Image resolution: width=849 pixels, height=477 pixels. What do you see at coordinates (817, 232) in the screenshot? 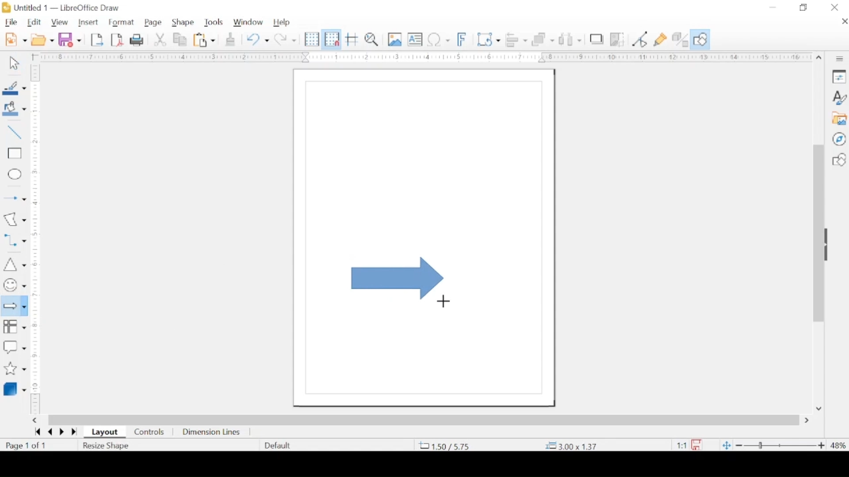
I see `scrolll box` at bounding box center [817, 232].